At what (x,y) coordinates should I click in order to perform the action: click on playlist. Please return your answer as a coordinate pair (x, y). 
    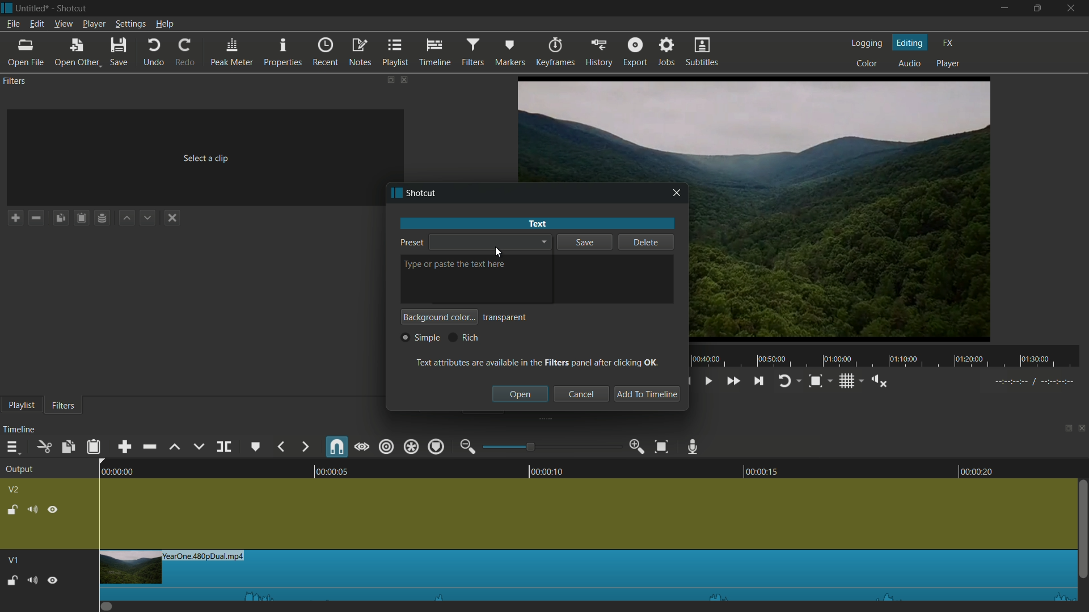
    Looking at the image, I should click on (21, 405).